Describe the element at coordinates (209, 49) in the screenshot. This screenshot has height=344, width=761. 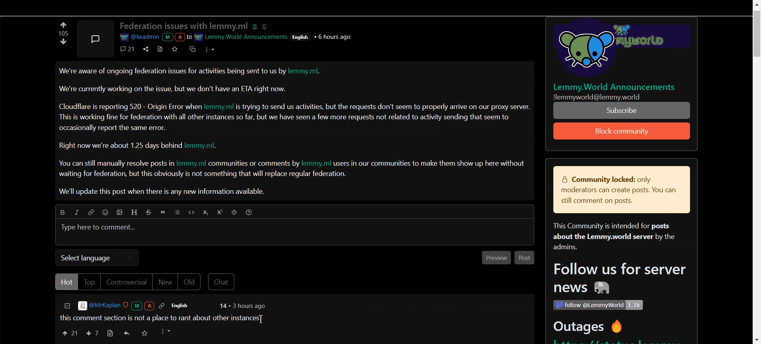
I see `options` at that location.